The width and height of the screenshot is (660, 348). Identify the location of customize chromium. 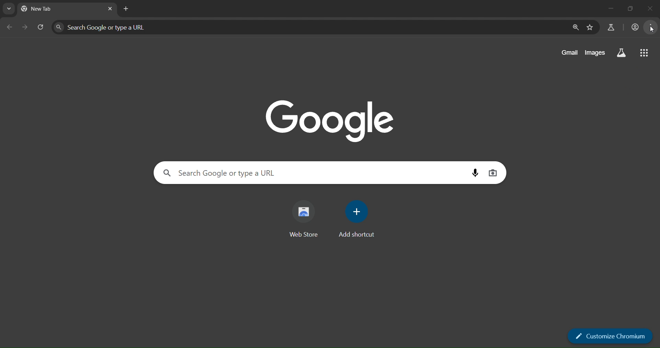
(611, 336).